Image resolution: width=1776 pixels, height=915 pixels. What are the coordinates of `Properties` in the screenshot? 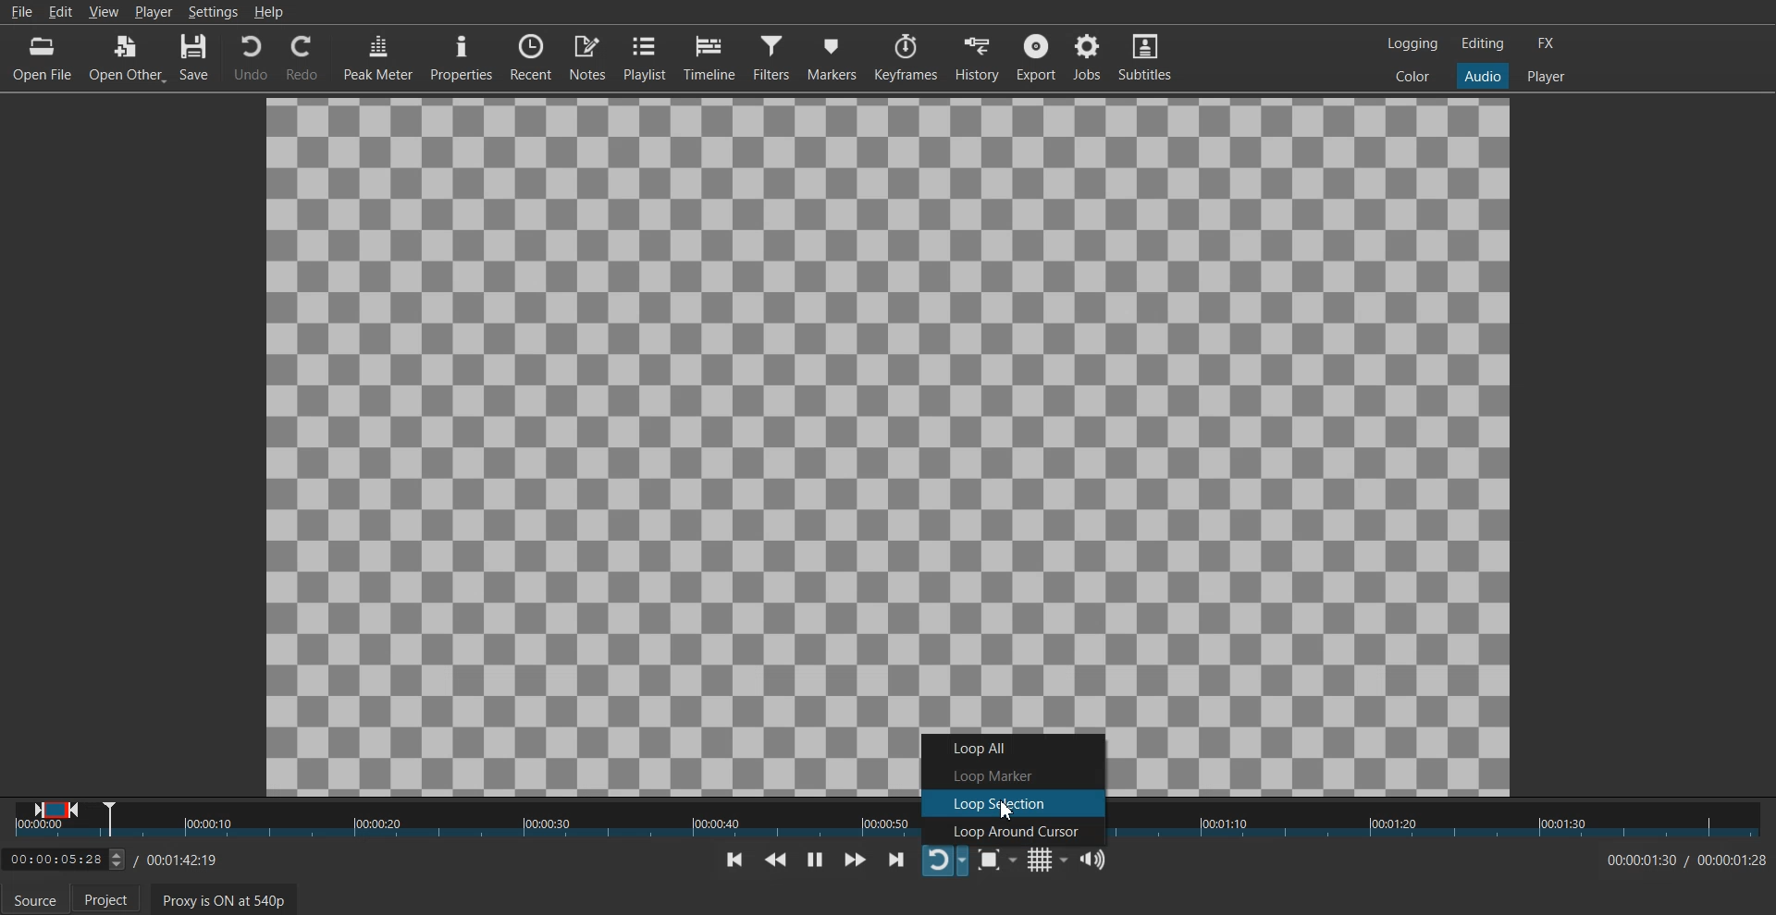 It's located at (460, 56).